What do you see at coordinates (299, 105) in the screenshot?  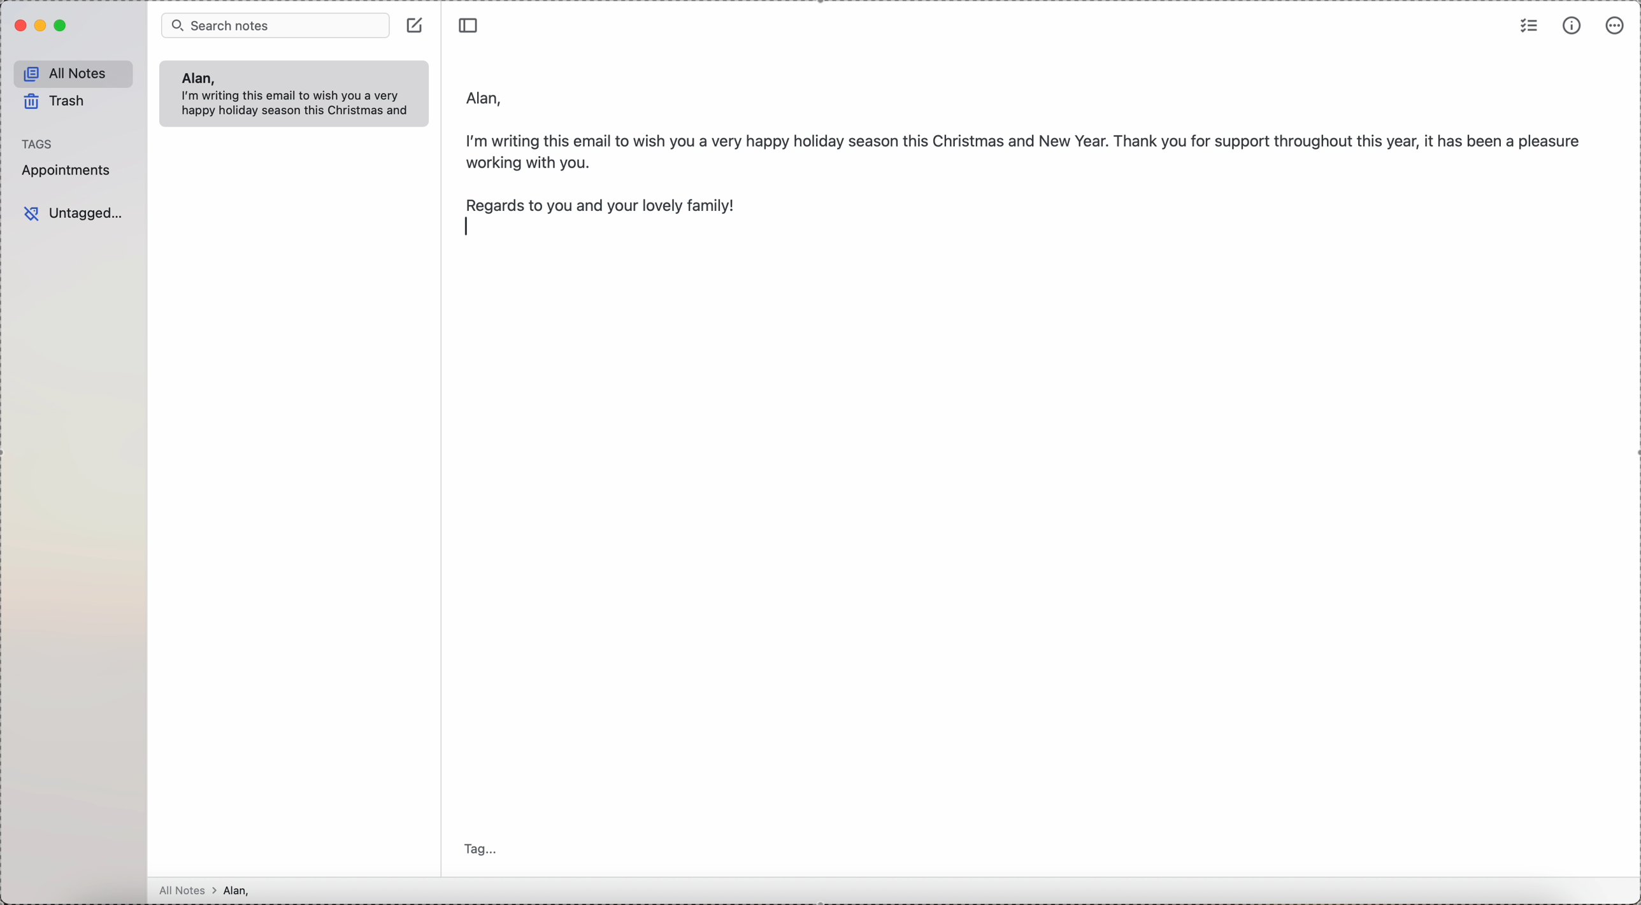 I see `body text: I'm writing this email to wish you a very happy holiday season this Christmas and` at bounding box center [299, 105].